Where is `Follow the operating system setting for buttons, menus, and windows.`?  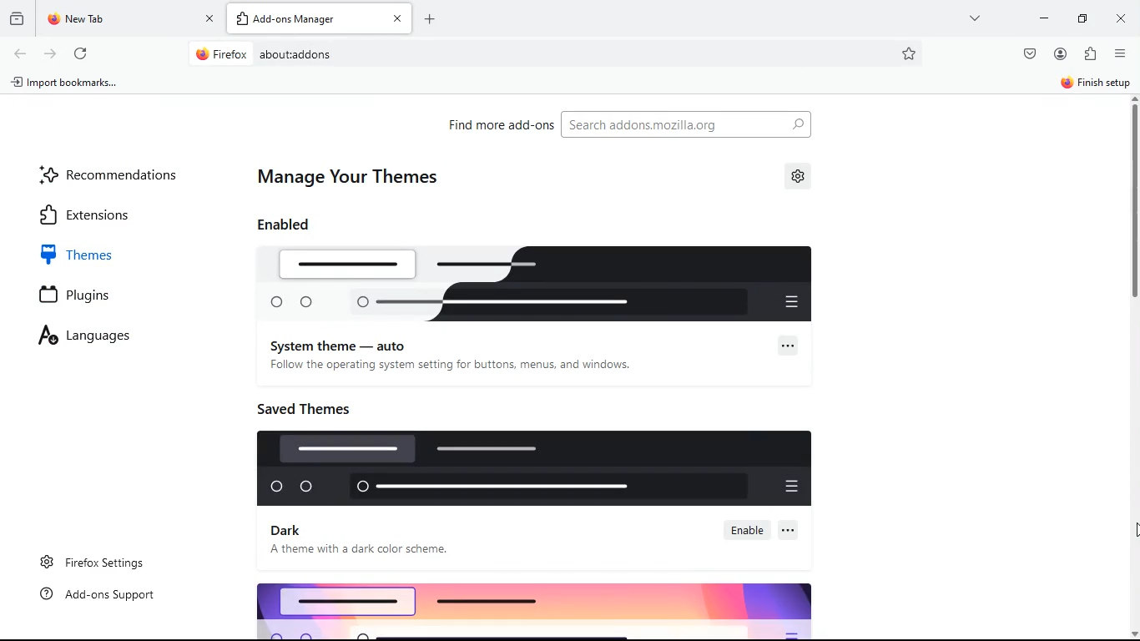 Follow the operating system setting for buttons, menus, and windows. is located at coordinates (451, 365).